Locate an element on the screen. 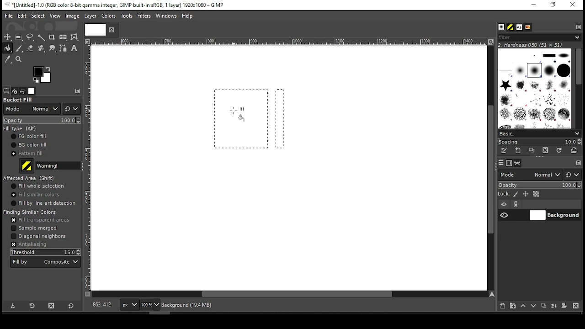 Image resolution: width=585 pixels, height=329 pixels. heal tool is located at coordinates (42, 49).